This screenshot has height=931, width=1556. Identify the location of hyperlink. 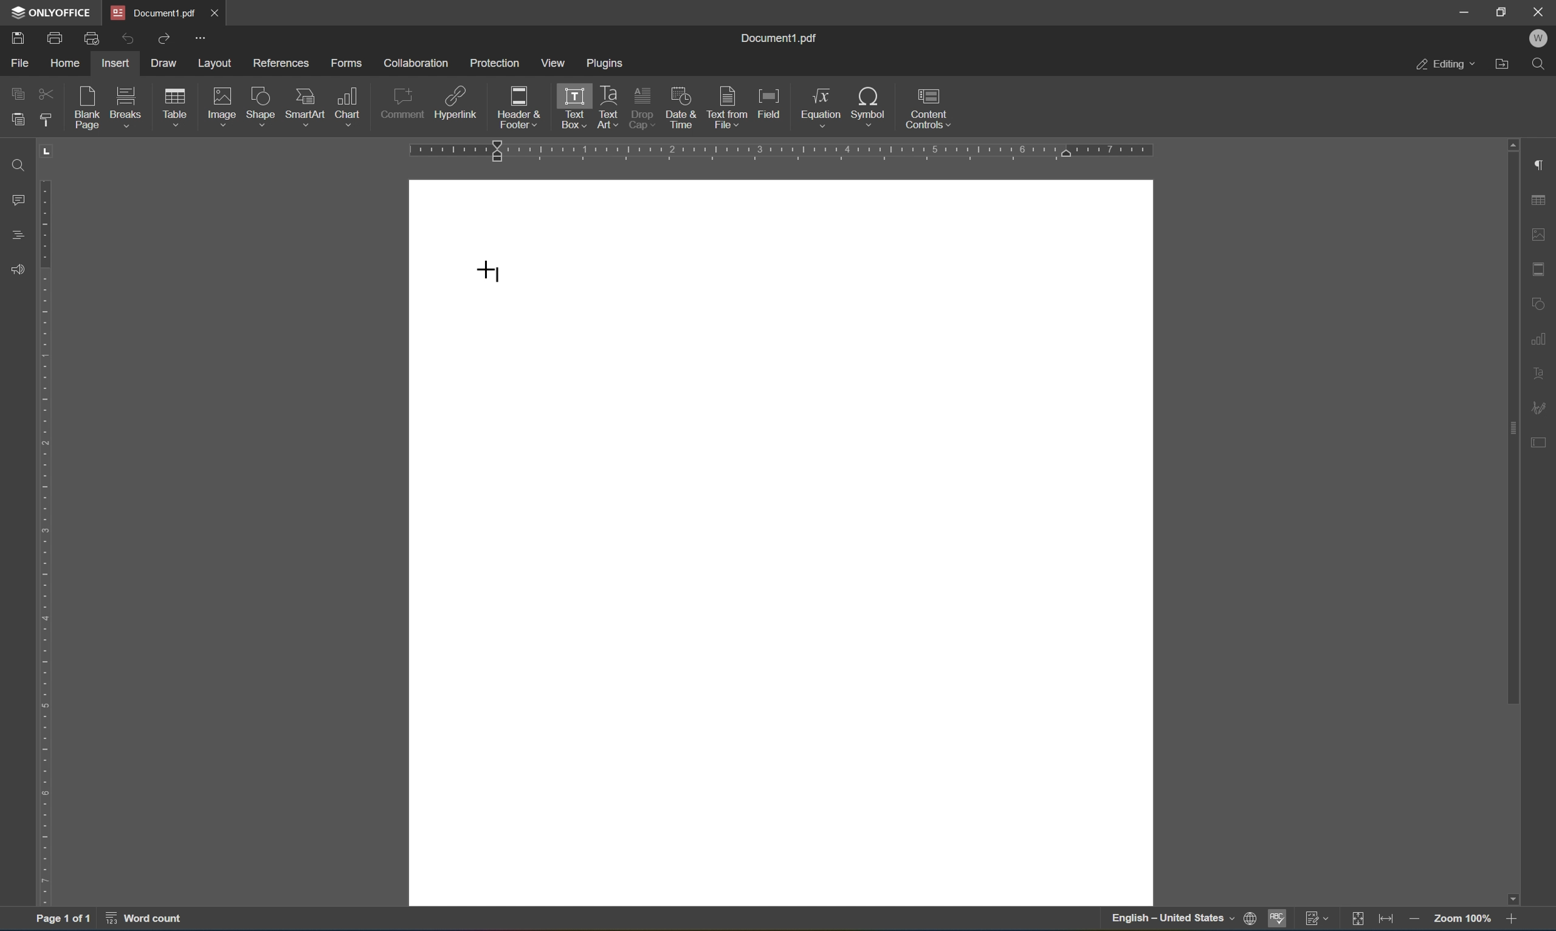
(456, 105).